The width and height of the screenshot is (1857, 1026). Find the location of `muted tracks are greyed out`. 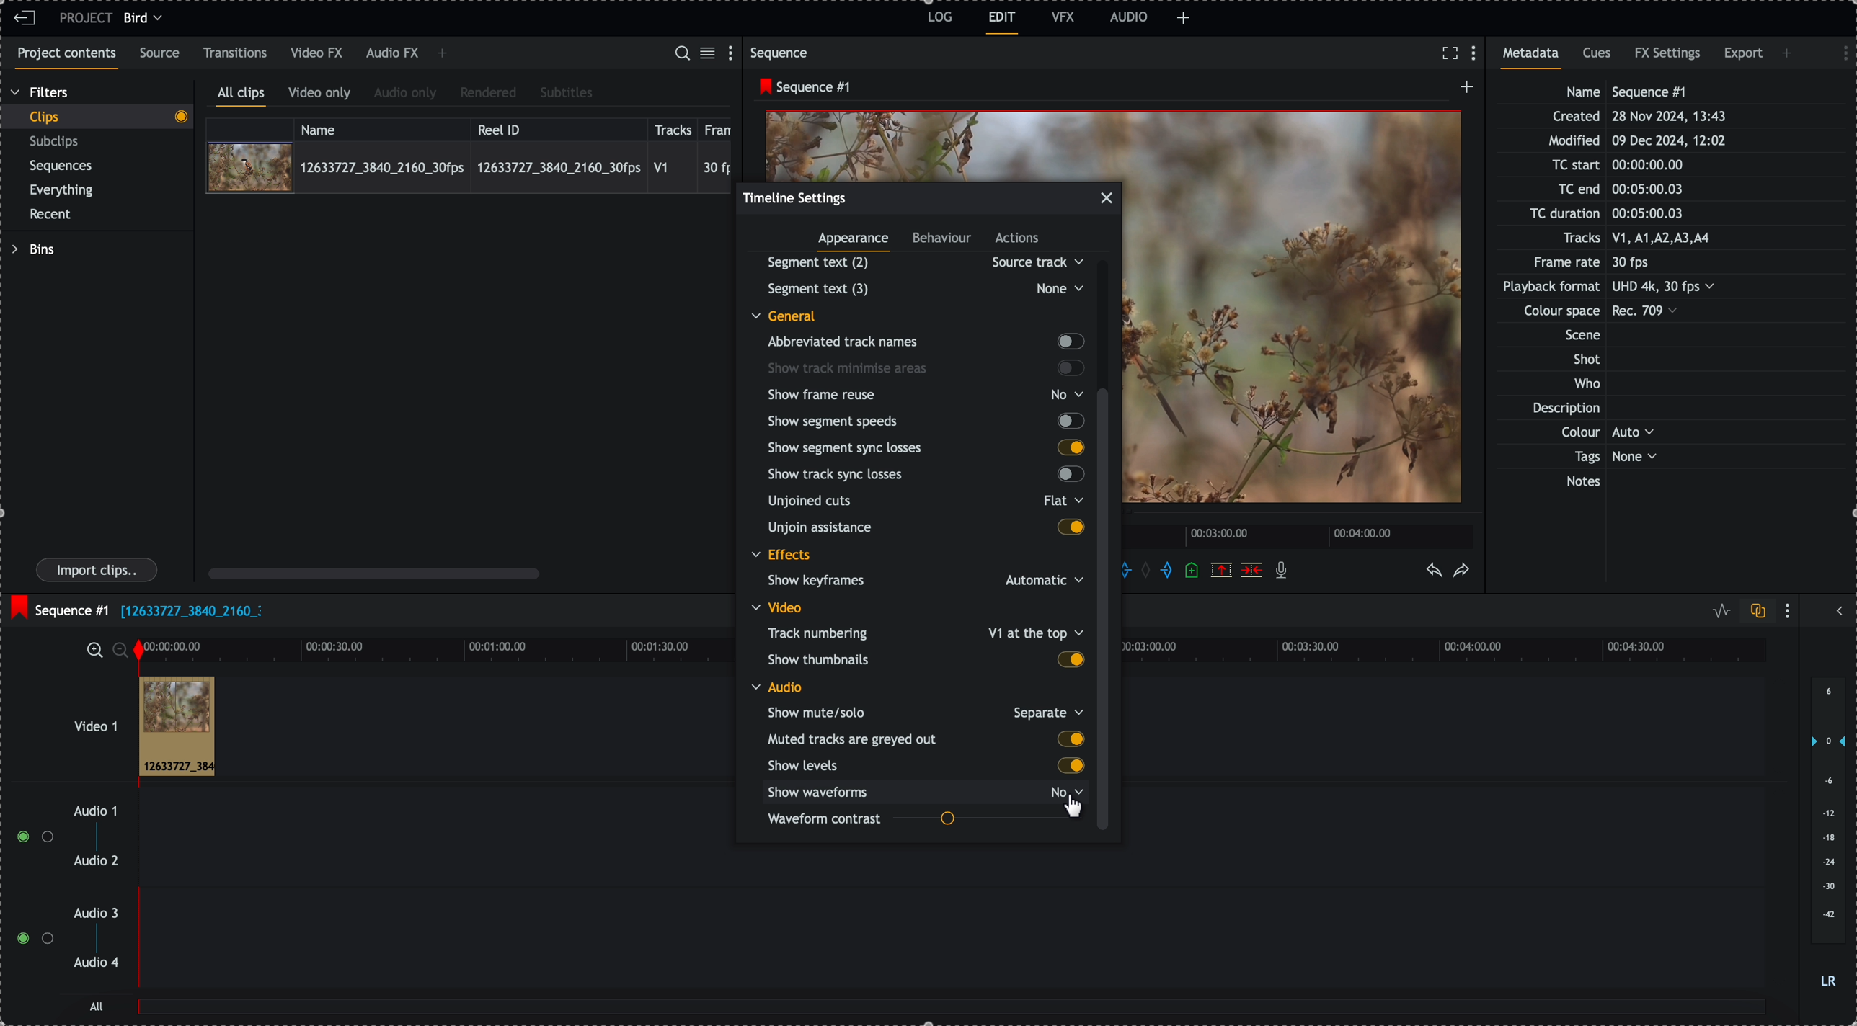

muted tracks are greyed out is located at coordinates (926, 739).